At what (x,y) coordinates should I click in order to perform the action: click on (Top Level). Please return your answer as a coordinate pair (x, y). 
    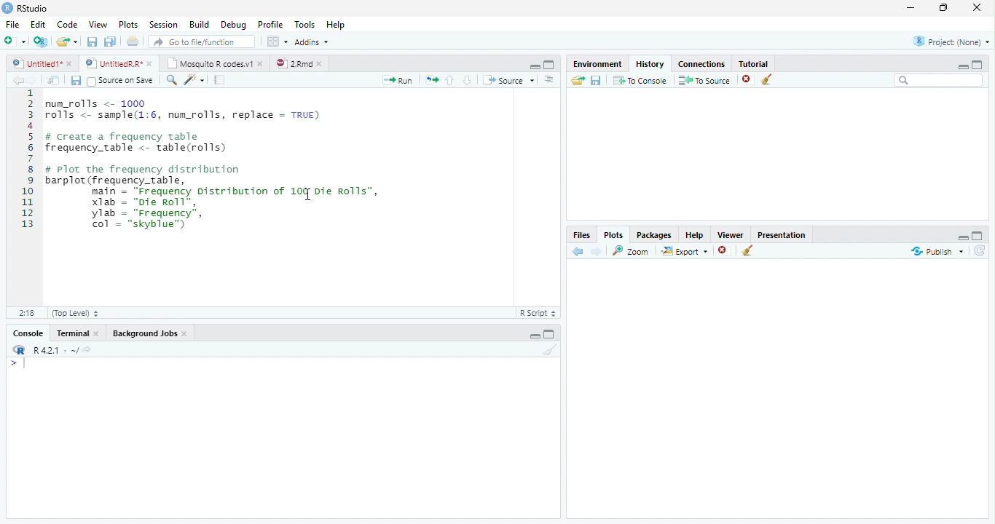
    Looking at the image, I should click on (75, 313).